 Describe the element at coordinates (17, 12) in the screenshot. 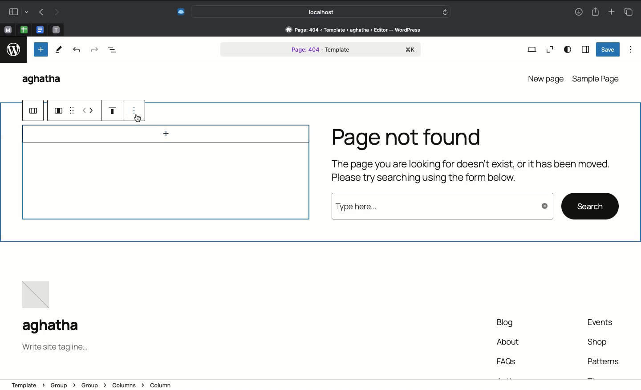

I see `Sidebar` at that location.